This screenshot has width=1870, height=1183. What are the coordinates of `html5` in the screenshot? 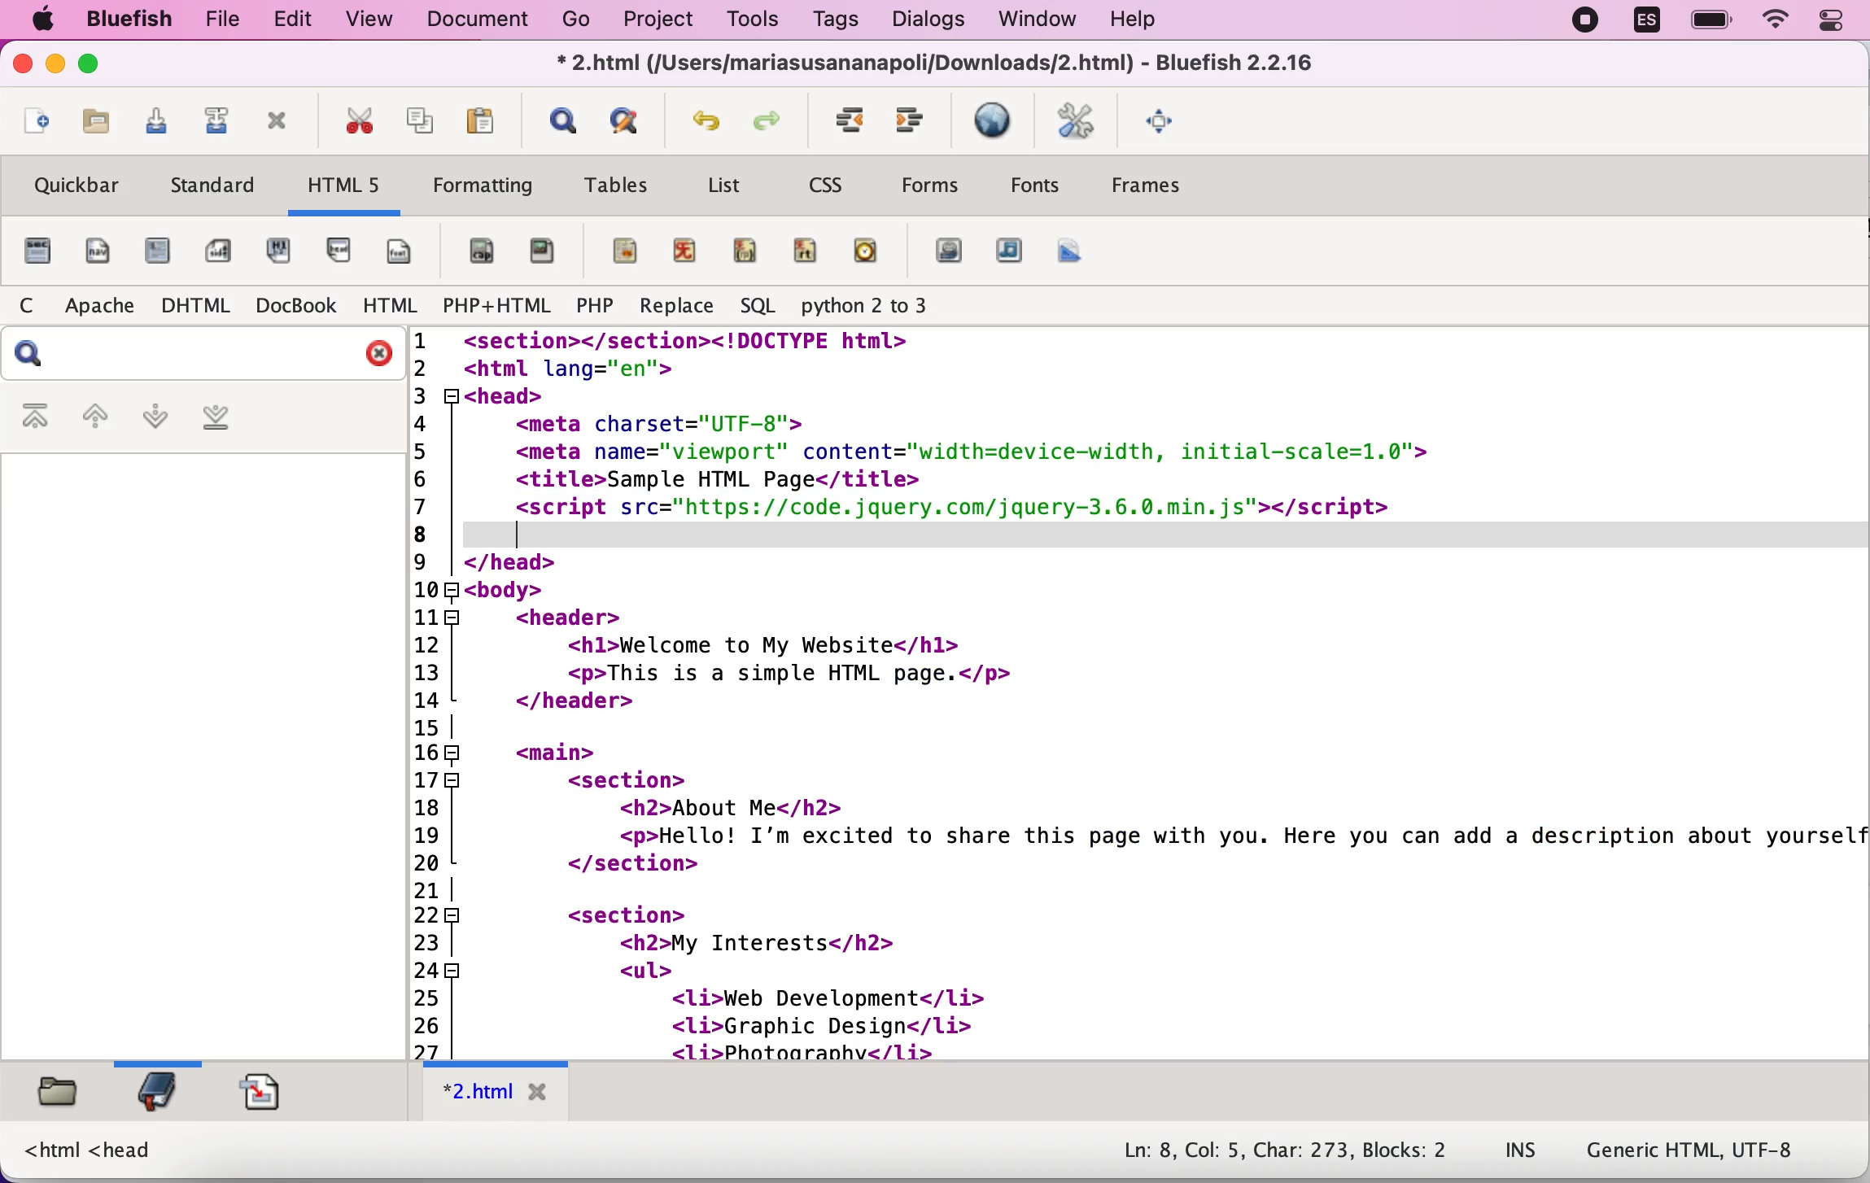 It's located at (347, 190).